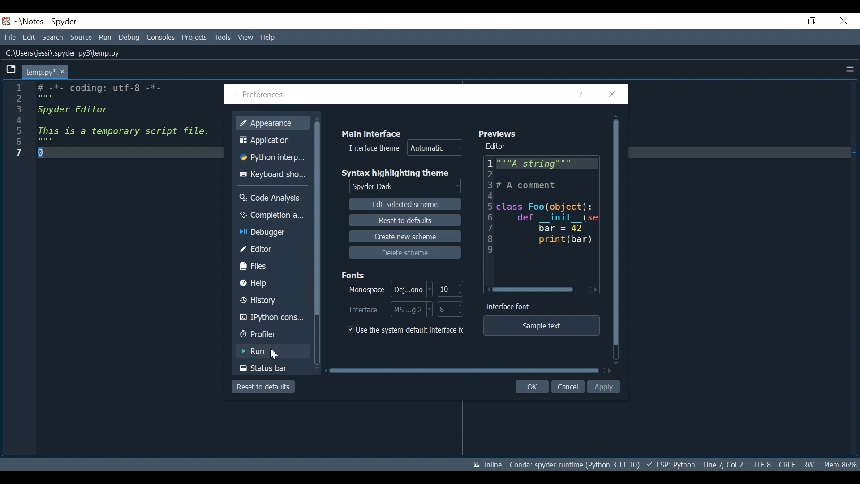 This screenshot has width=860, height=484. What do you see at coordinates (497, 147) in the screenshot?
I see `Editor` at bounding box center [497, 147].